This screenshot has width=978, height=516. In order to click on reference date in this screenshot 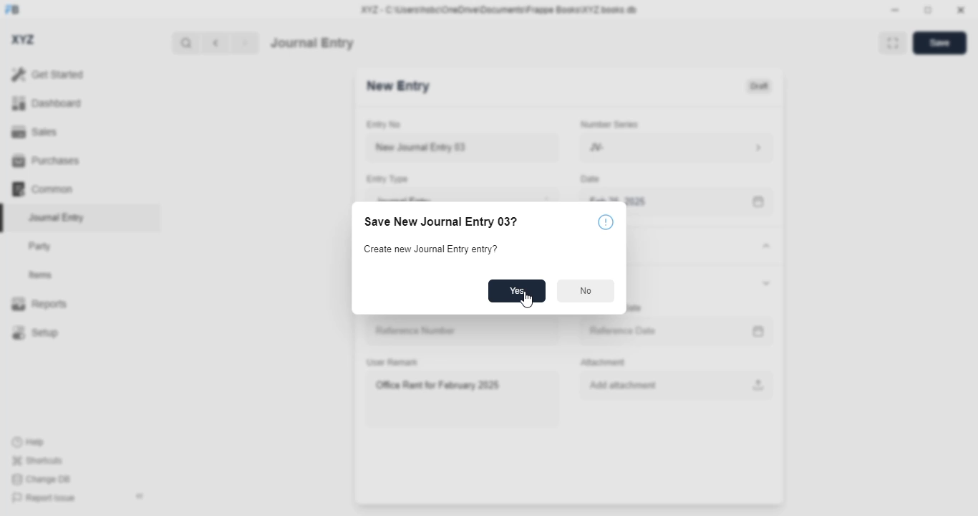, I will do `click(646, 331)`.